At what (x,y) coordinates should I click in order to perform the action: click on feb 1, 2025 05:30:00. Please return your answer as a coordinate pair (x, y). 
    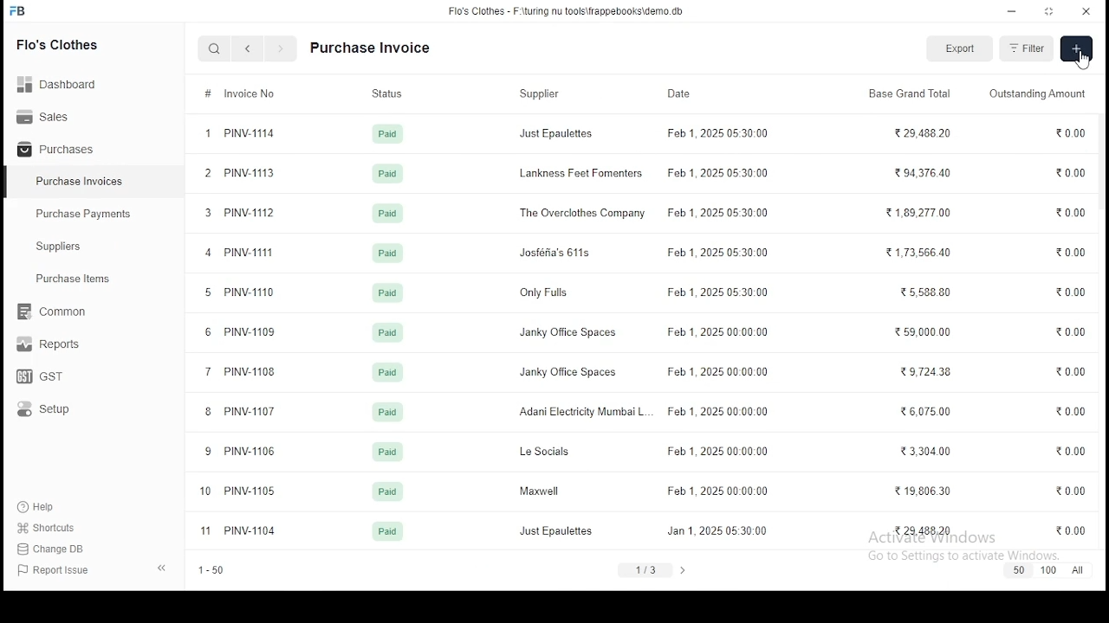
    Looking at the image, I should click on (718, 331).